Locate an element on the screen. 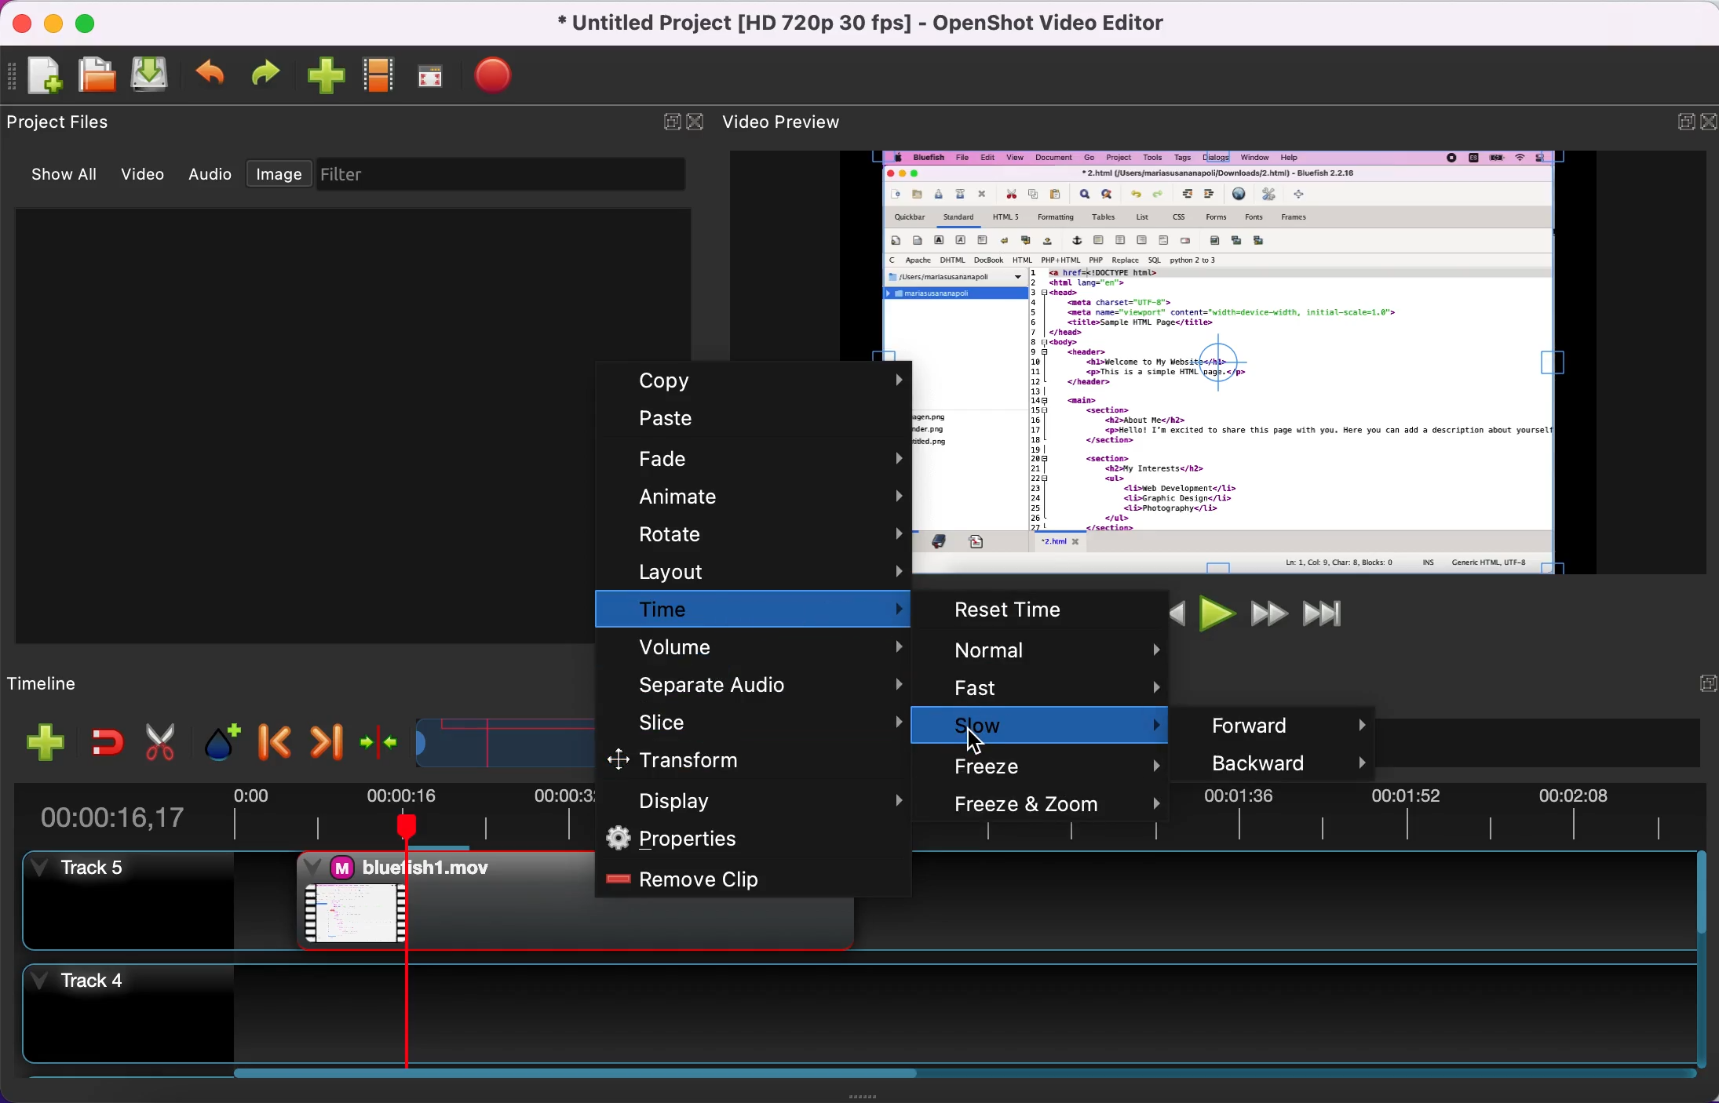  slice is located at coordinates (760, 720).